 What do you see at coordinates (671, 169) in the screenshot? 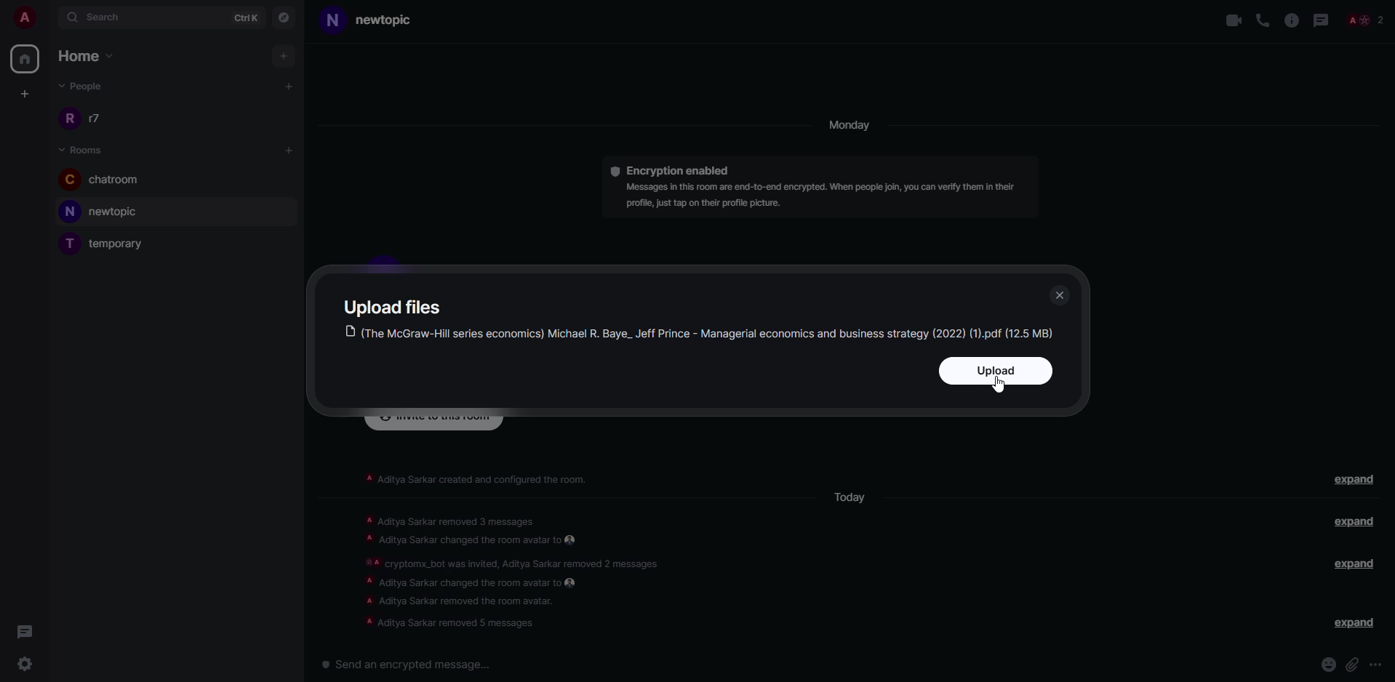
I see `encryption enabled` at bounding box center [671, 169].